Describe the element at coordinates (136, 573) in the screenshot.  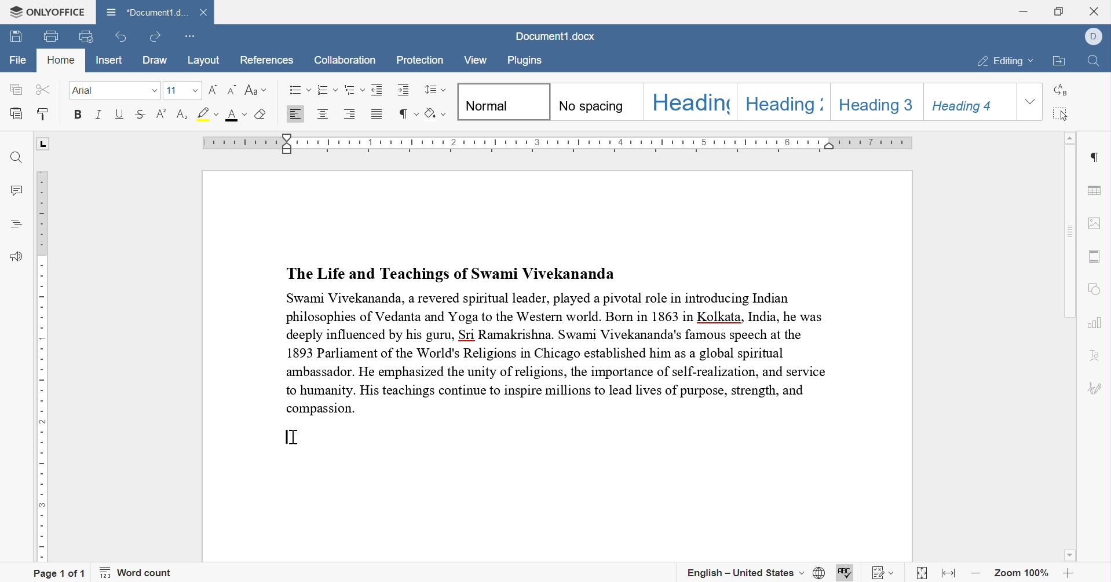
I see `word count` at that location.